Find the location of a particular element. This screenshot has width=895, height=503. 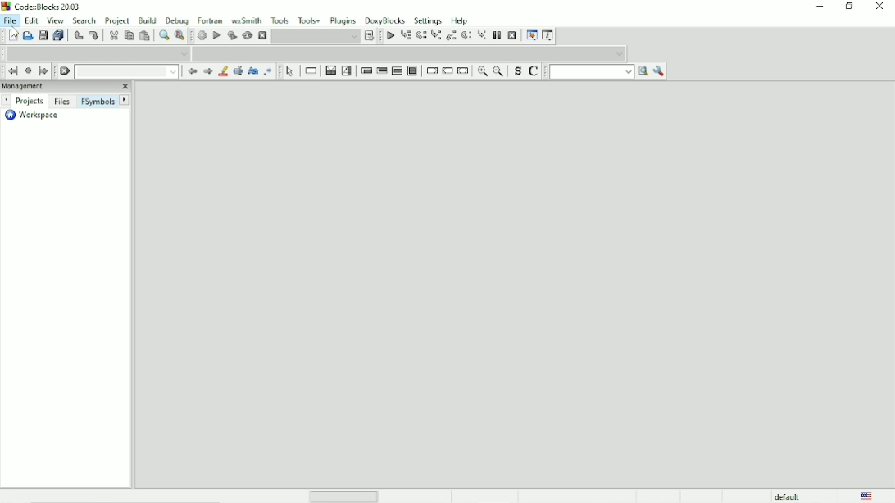

Find is located at coordinates (163, 36).